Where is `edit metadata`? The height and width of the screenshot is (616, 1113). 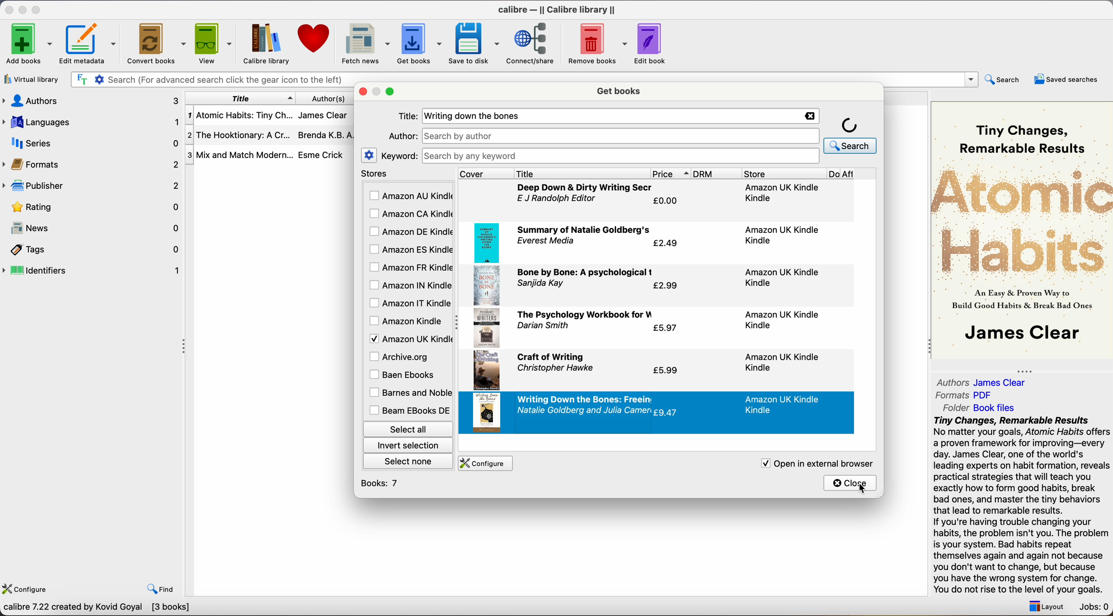
edit metadata is located at coordinates (90, 44).